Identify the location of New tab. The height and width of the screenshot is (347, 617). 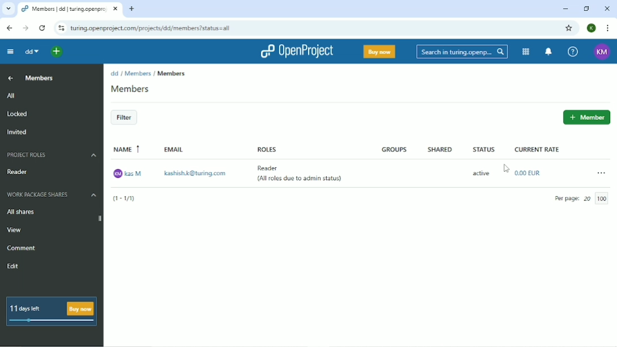
(132, 10).